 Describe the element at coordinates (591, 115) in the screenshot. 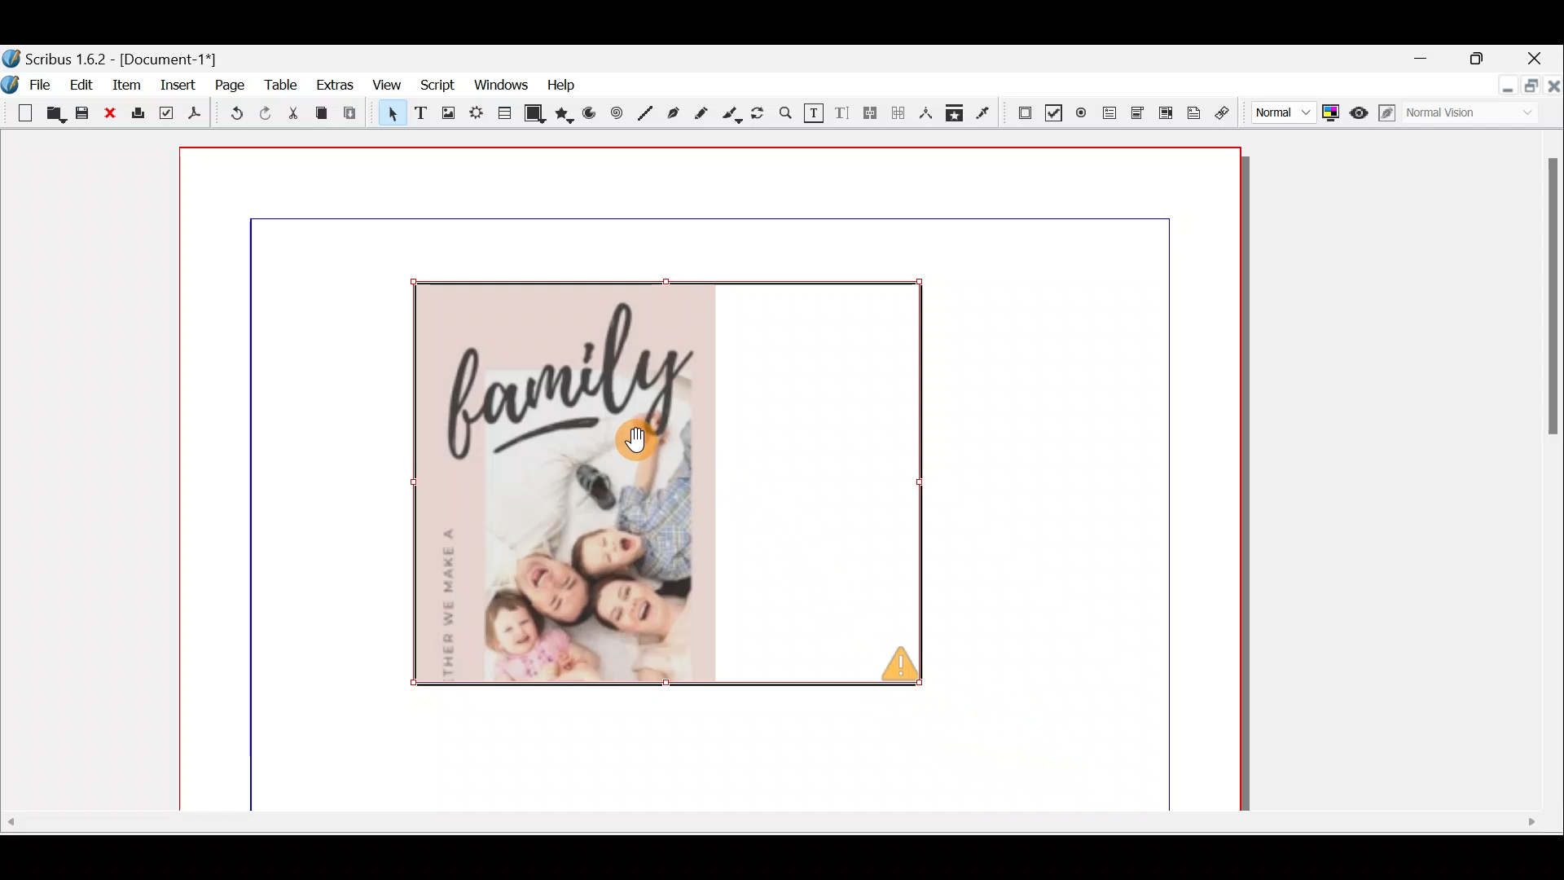

I see `Arc` at that location.